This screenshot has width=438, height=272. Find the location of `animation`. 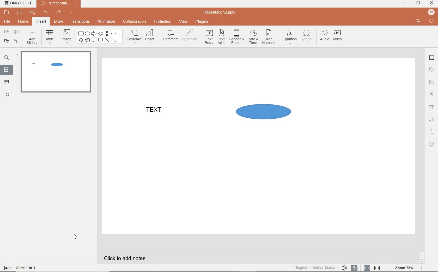

animation is located at coordinates (106, 22).